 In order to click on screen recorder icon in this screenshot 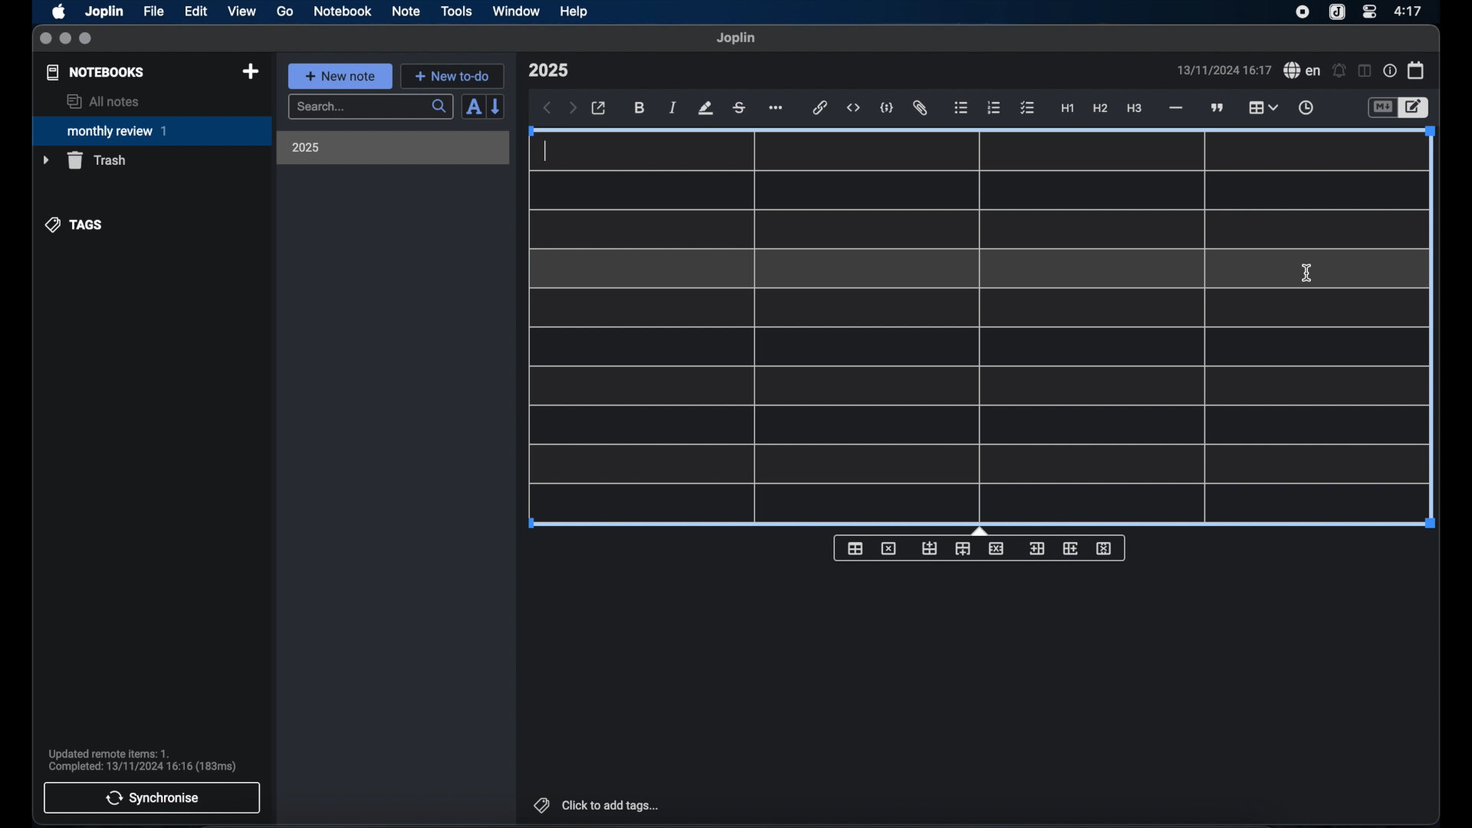, I will do `click(1303, 12)`.